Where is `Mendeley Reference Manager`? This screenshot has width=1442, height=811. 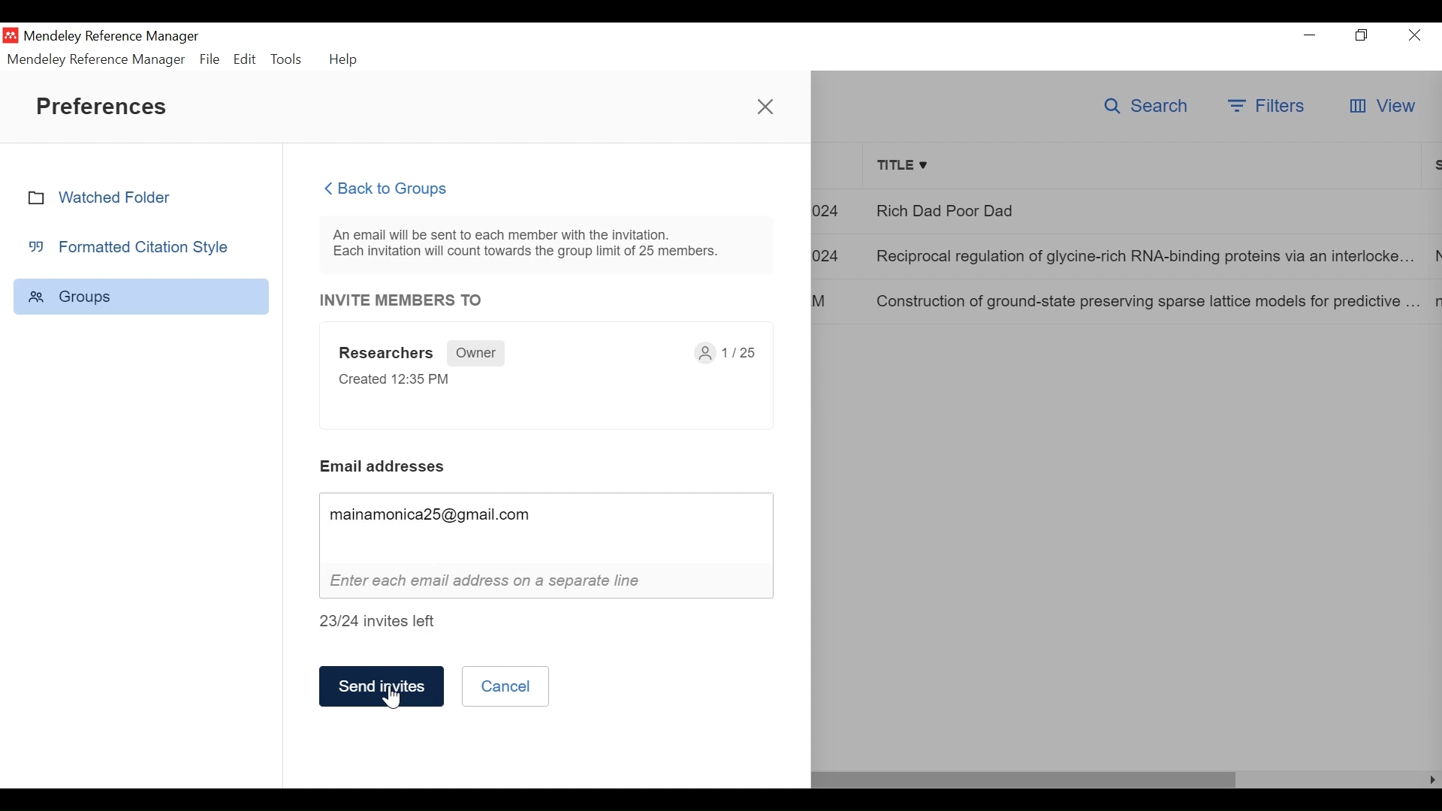 Mendeley Reference Manager is located at coordinates (97, 59).